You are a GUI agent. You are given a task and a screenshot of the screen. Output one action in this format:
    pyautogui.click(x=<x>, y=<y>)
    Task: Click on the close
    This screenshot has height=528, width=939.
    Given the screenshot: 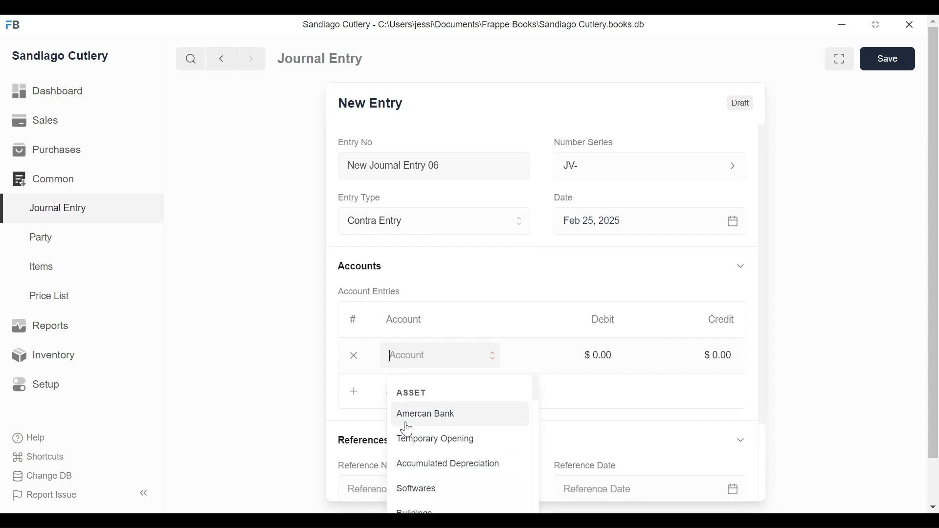 What is the action you would take?
    pyautogui.click(x=354, y=354)
    